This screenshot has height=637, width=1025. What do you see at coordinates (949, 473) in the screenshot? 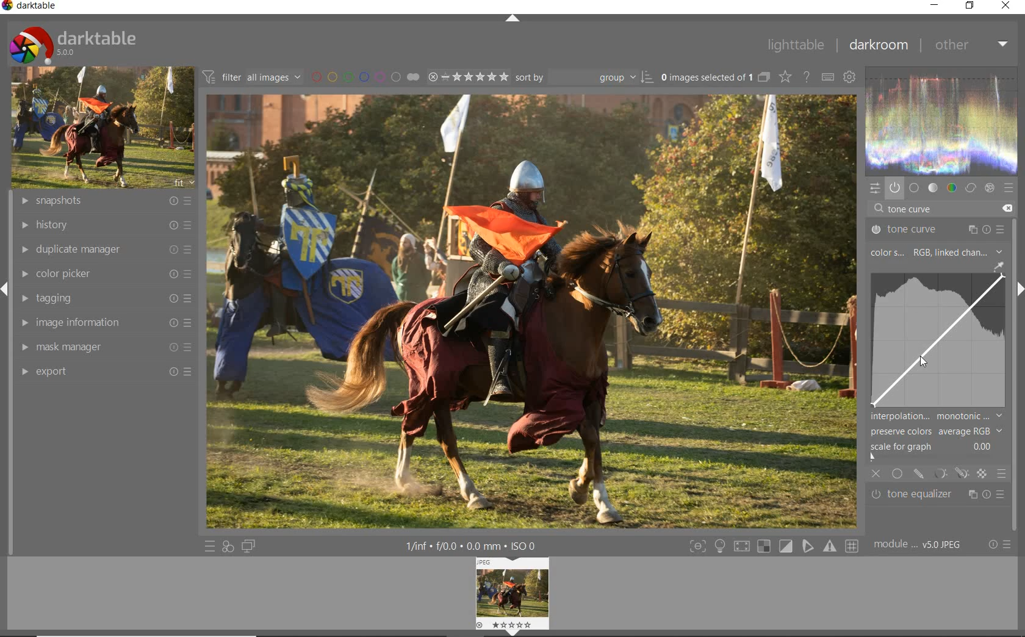
I see `mask options` at bounding box center [949, 473].